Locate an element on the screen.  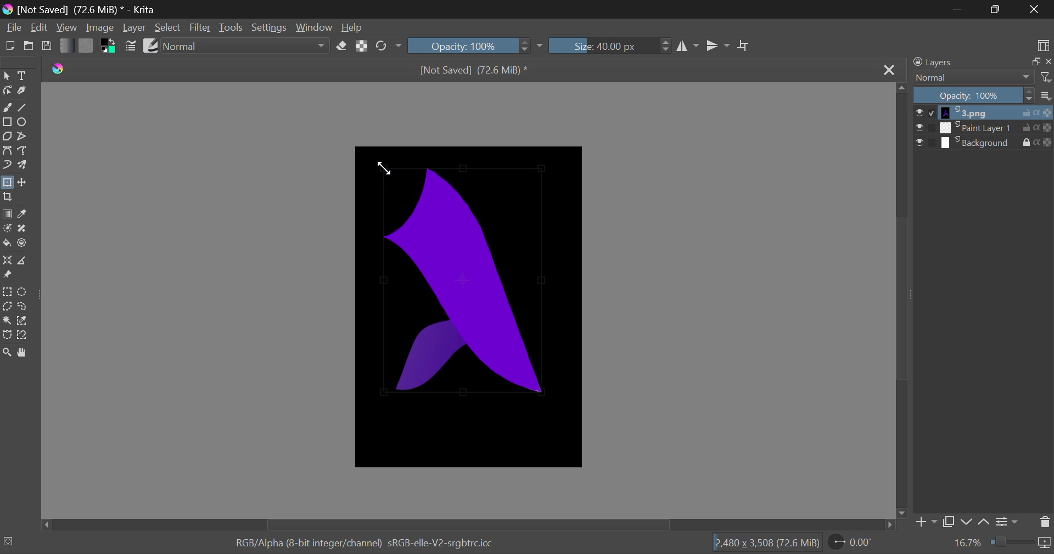
actions is located at coordinates (1038, 128).